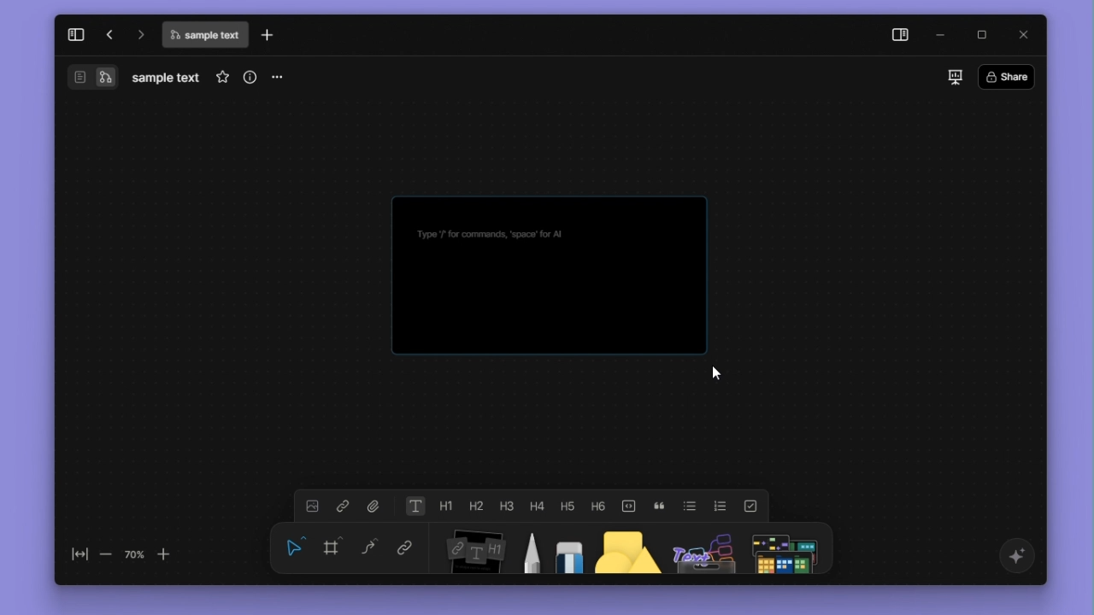 Image resolution: width=1094 pixels, height=615 pixels. I want to click on go back, so click(108, 34).